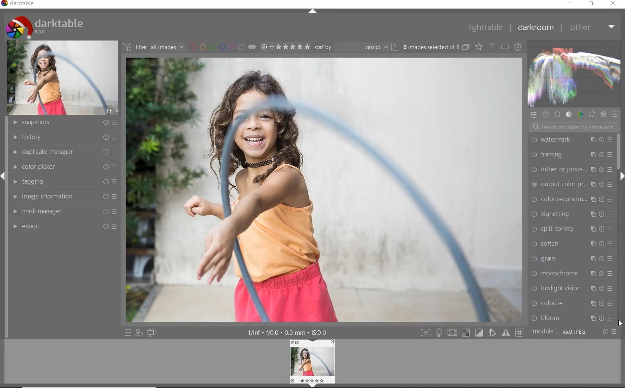  Describe the element at coordinates (592, 114) in the screenshot. I see `correct` at that location.